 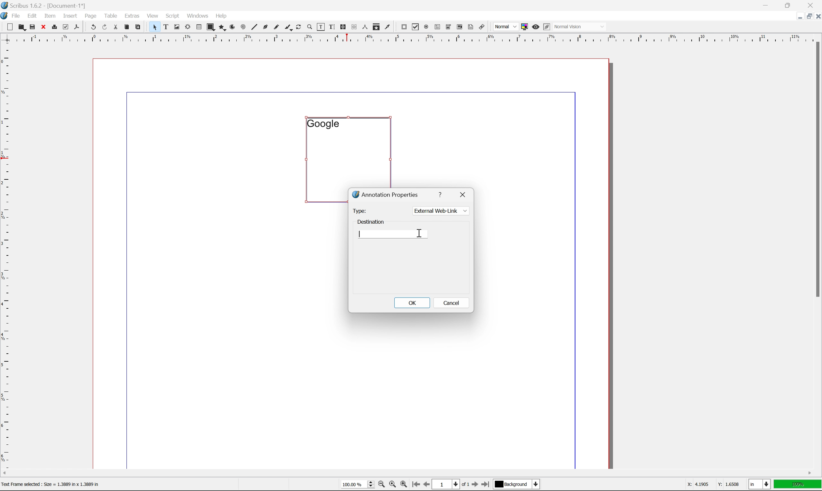 What do you see at coordinates (187, 26) in the screenshot?
I see `render frame` at bounding box center [187, 26].